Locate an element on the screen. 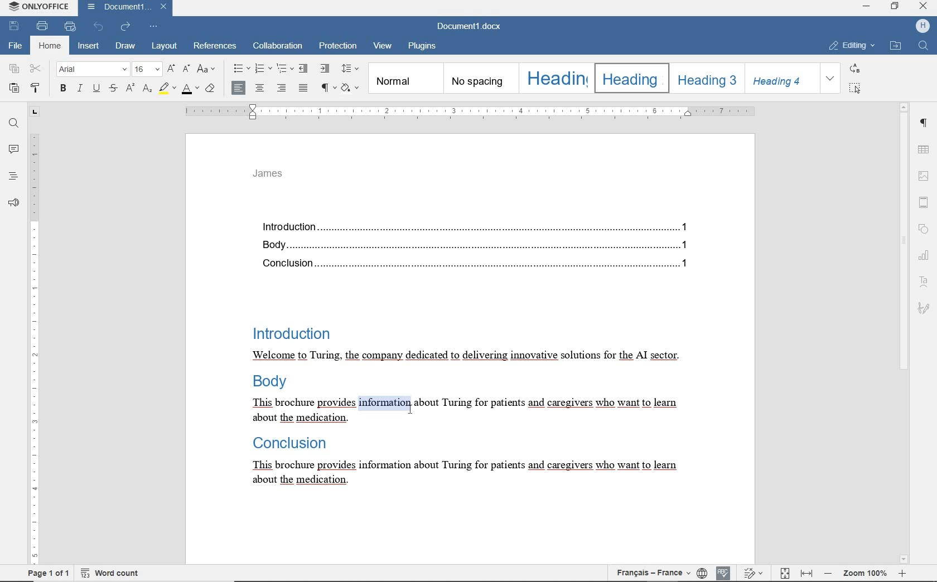  Welcome to Turing, the company dedicated to delivering innovative solutions for the Al sector. is located at coordinates (465, 356).